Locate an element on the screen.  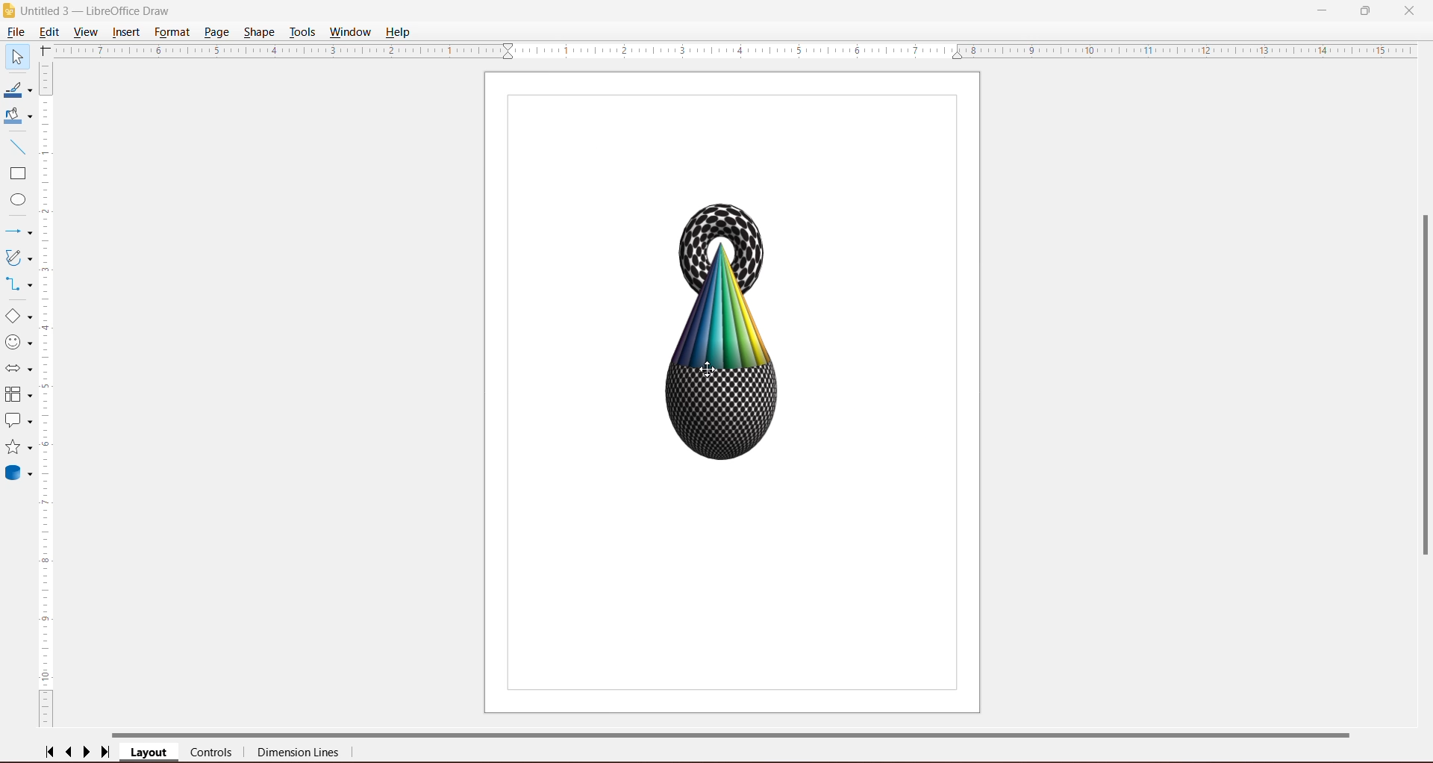
Format is located at coordinates (172, 34).